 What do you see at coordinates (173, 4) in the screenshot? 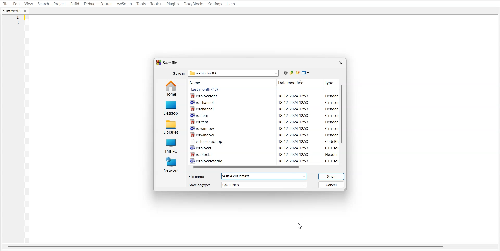
I see `Plugins` at bounding box center [173, 4].